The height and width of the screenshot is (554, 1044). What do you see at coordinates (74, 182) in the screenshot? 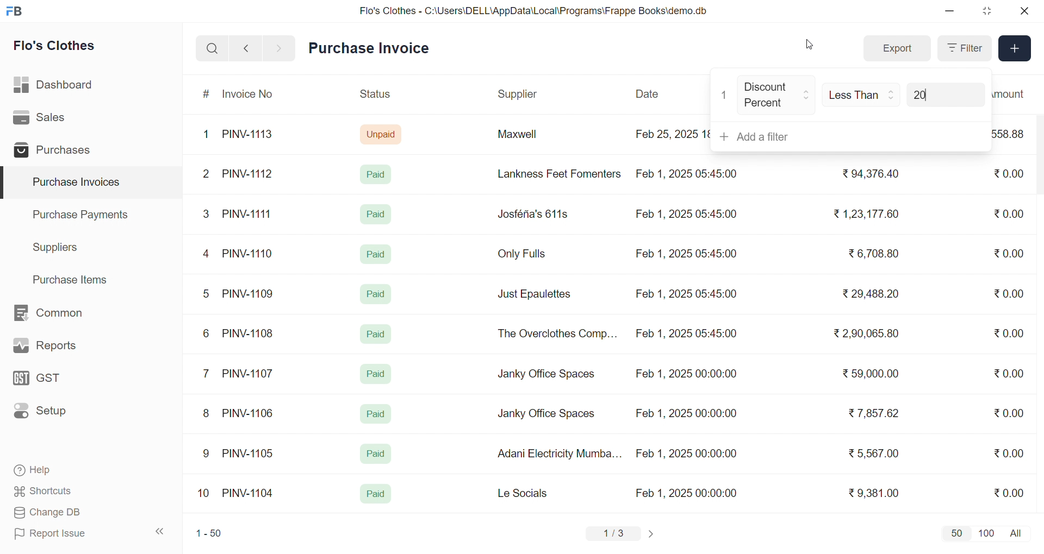
I see `Purchase Invoices` at bounding box center [74, 182].